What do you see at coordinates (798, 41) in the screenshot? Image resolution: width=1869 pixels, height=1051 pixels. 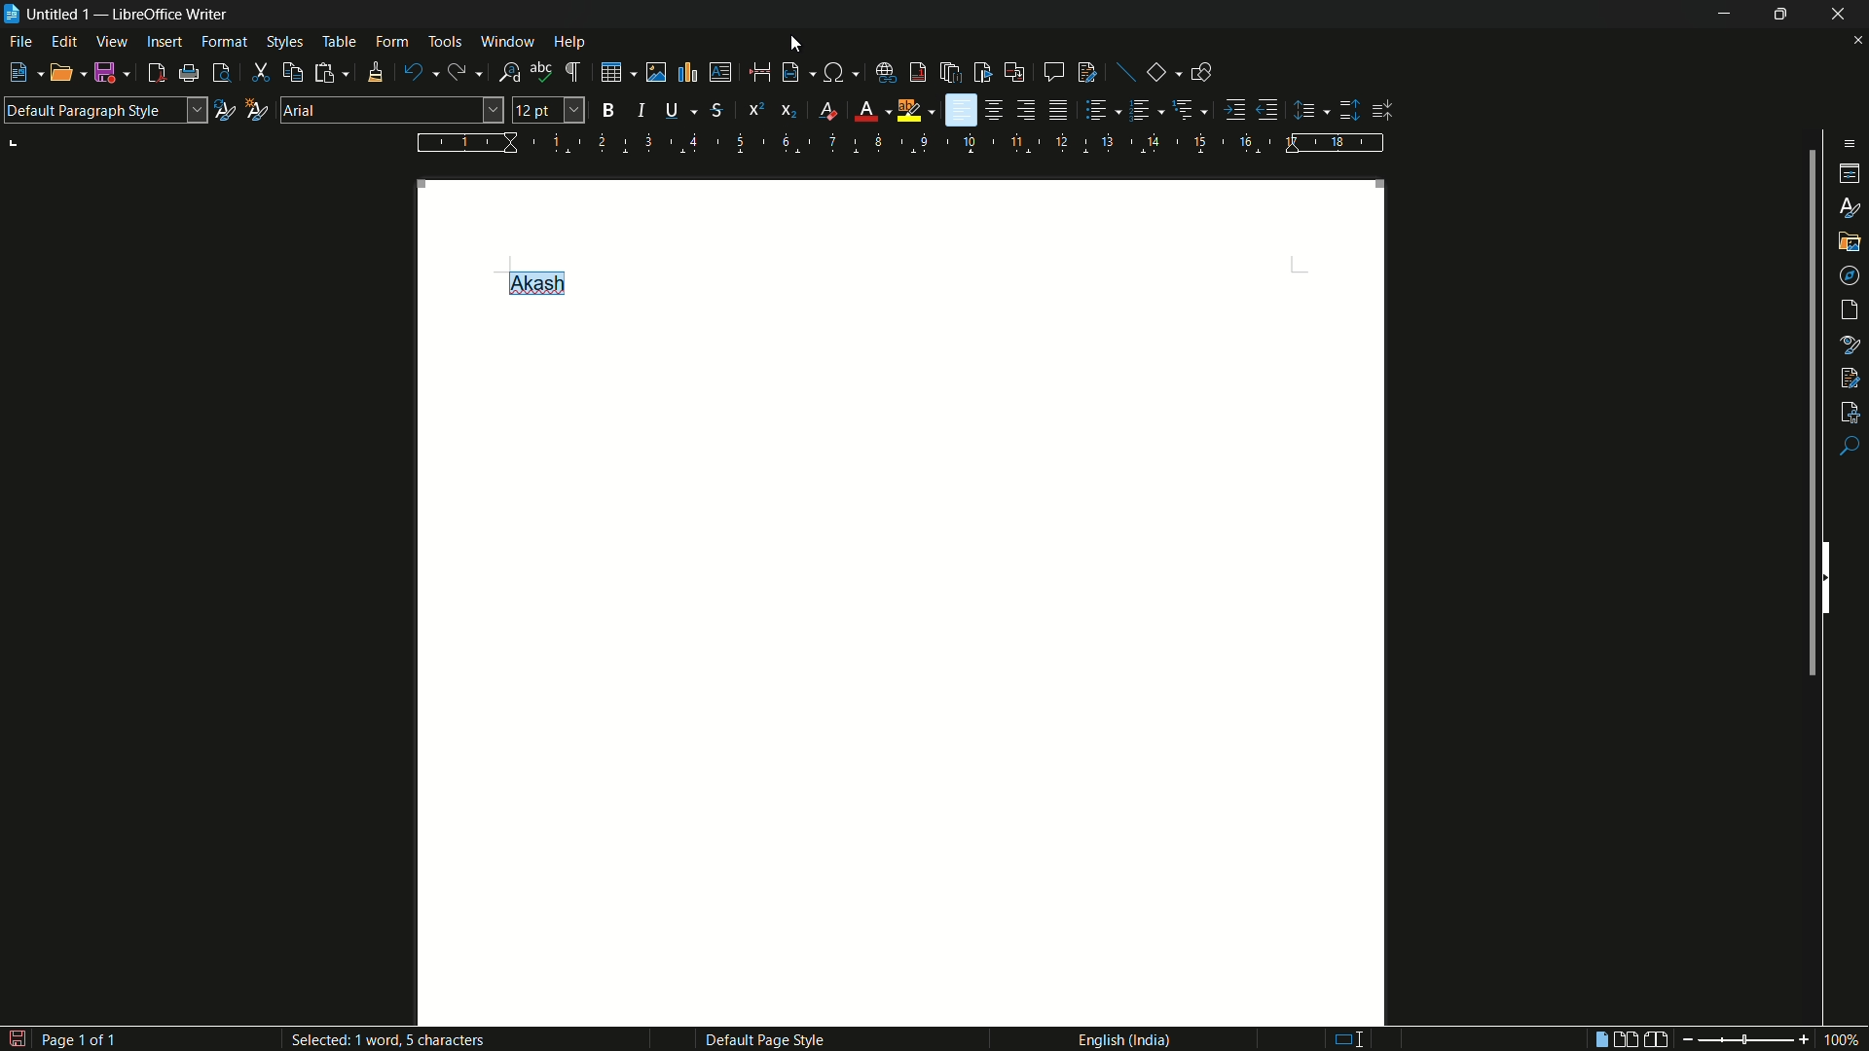 I see `cursor` at bounding box center [798, 41].